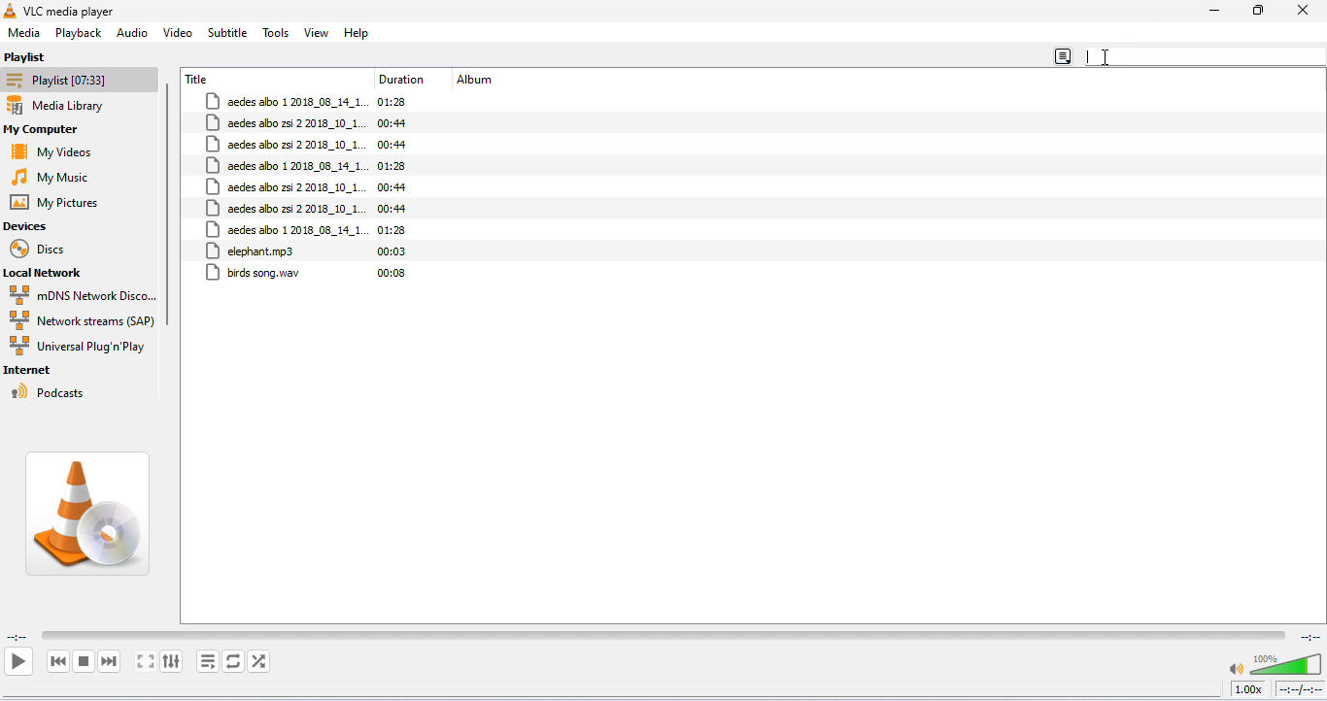 The height and width of the screenshot is (701, 1327). What do you see at coordinates (391, 146) in the screenshot?
I see `00:44` at bounding box center [391, 146].